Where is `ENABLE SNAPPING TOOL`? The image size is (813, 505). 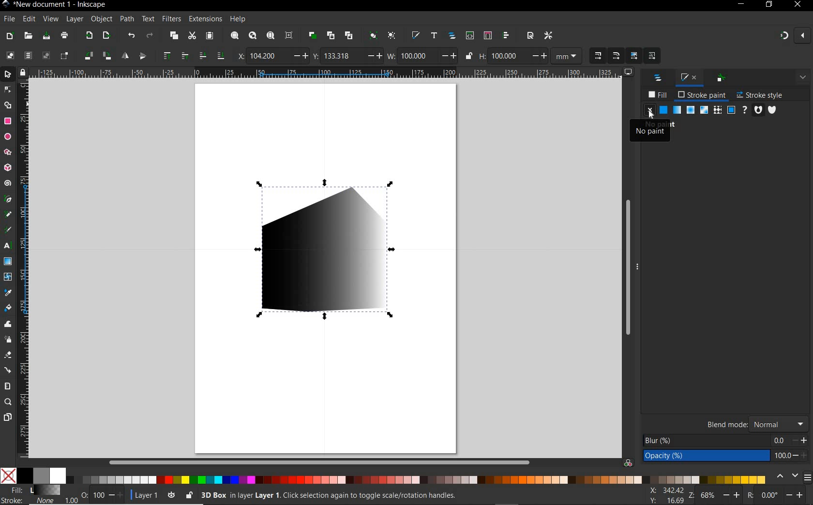 ENABLE SNAPPING TOOL is located at coordinates (784, 36).